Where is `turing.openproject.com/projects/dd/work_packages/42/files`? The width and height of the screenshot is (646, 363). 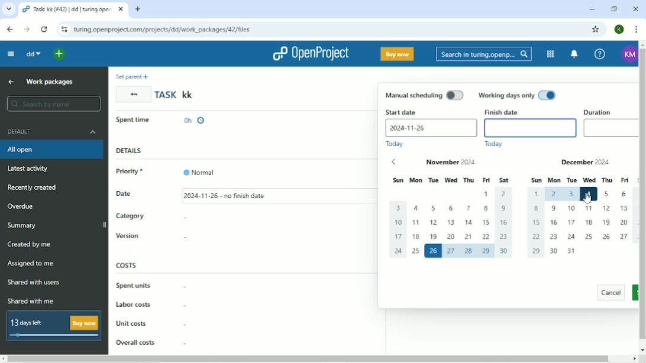 turing.openproject.com/projects/dd/work_packages/42/files is located at coordinates (164, 30).